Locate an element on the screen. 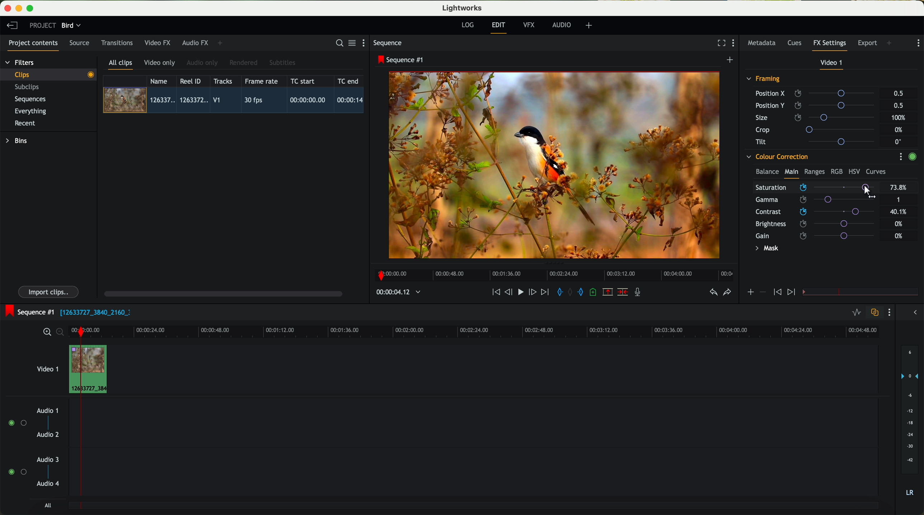  TC end is located at coordinates (349, 81).